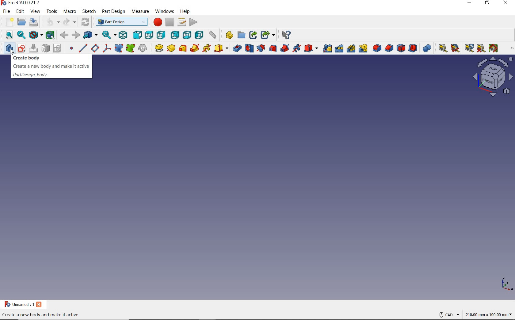 Image resolution: width=515 pixels, height=320 pixels. Describe the element at coordinates (490, 314) in the screenshot. I see `dimensions` at that location.